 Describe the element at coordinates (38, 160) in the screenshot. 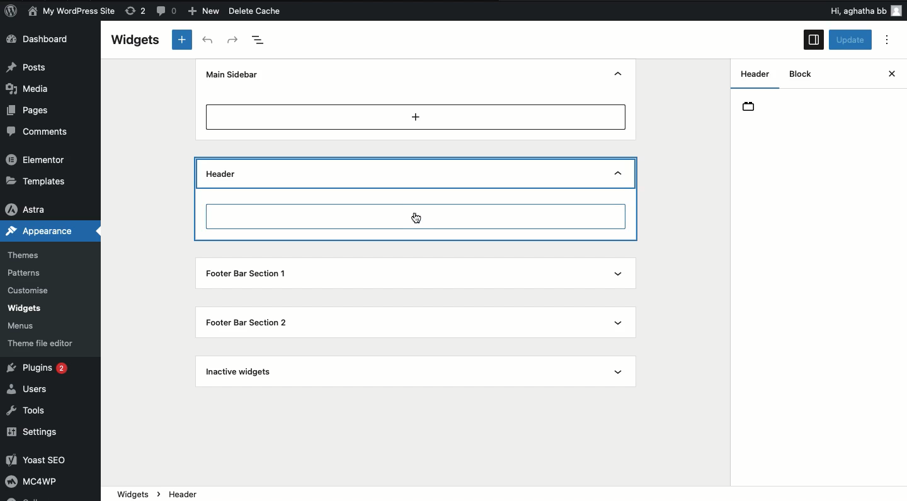

I see `Elementor` at that location.